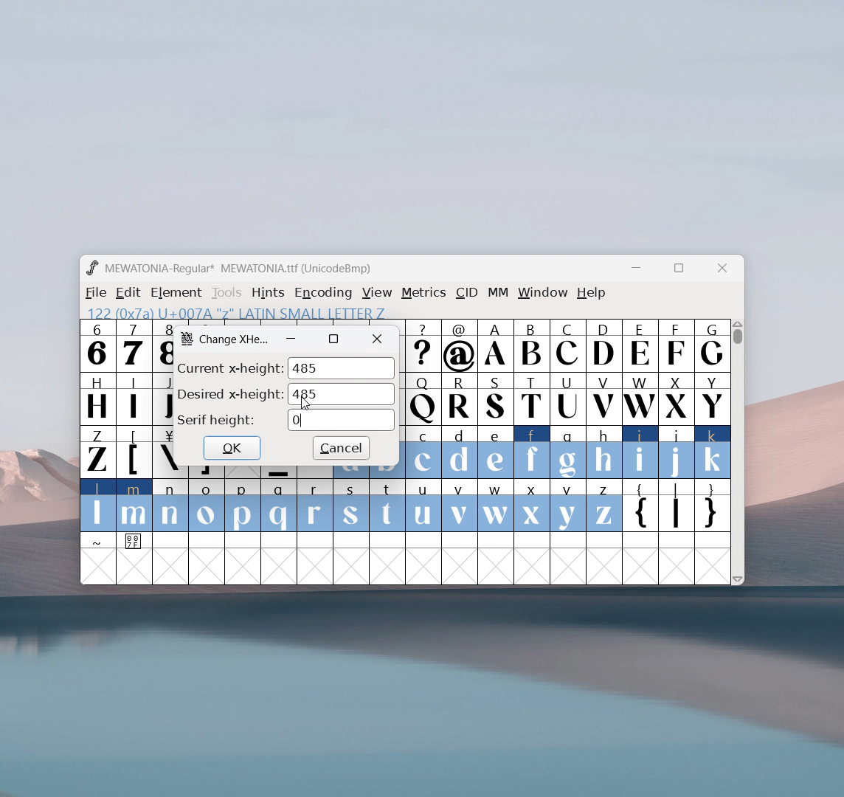 The height and width of the screenshot is (797, 844). Describe the element at coordinates (531, 346) in the screenshot. I see `B` at that location.